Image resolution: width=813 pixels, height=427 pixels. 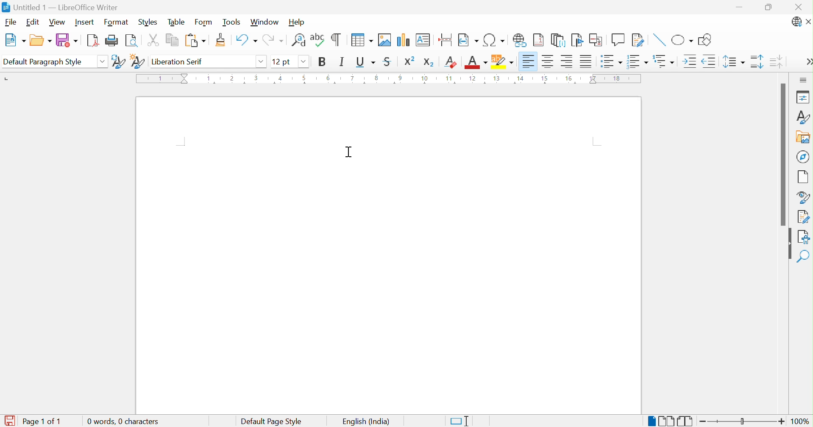 I want to click on Ibeam Cursor, so click(x=351, y=152).